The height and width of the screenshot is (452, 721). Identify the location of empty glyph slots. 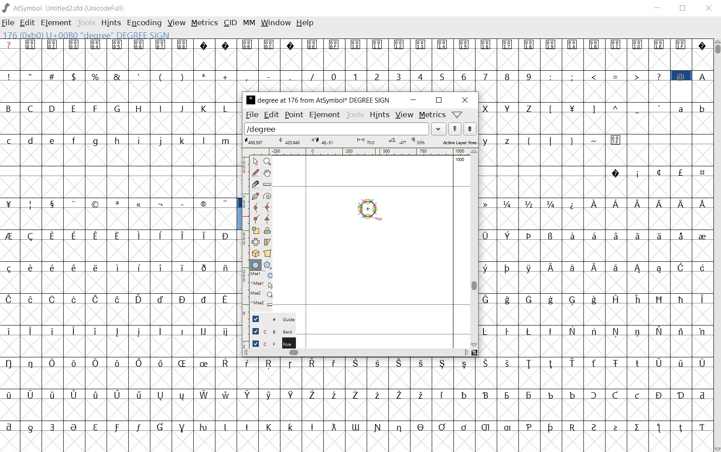
(474, 410).